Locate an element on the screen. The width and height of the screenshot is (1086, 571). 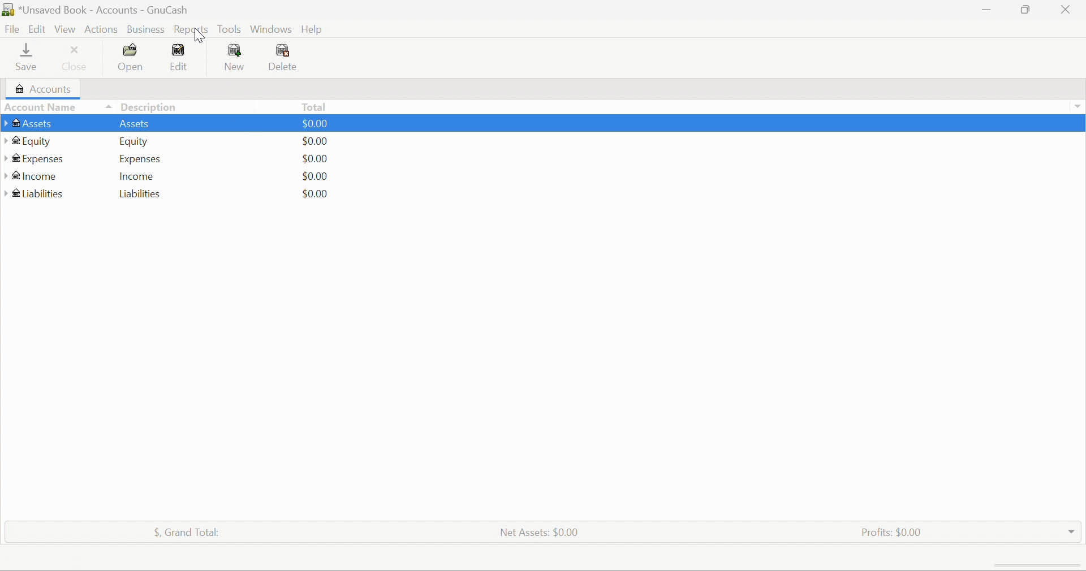
Liabilities is located at coordinates (140, 194).